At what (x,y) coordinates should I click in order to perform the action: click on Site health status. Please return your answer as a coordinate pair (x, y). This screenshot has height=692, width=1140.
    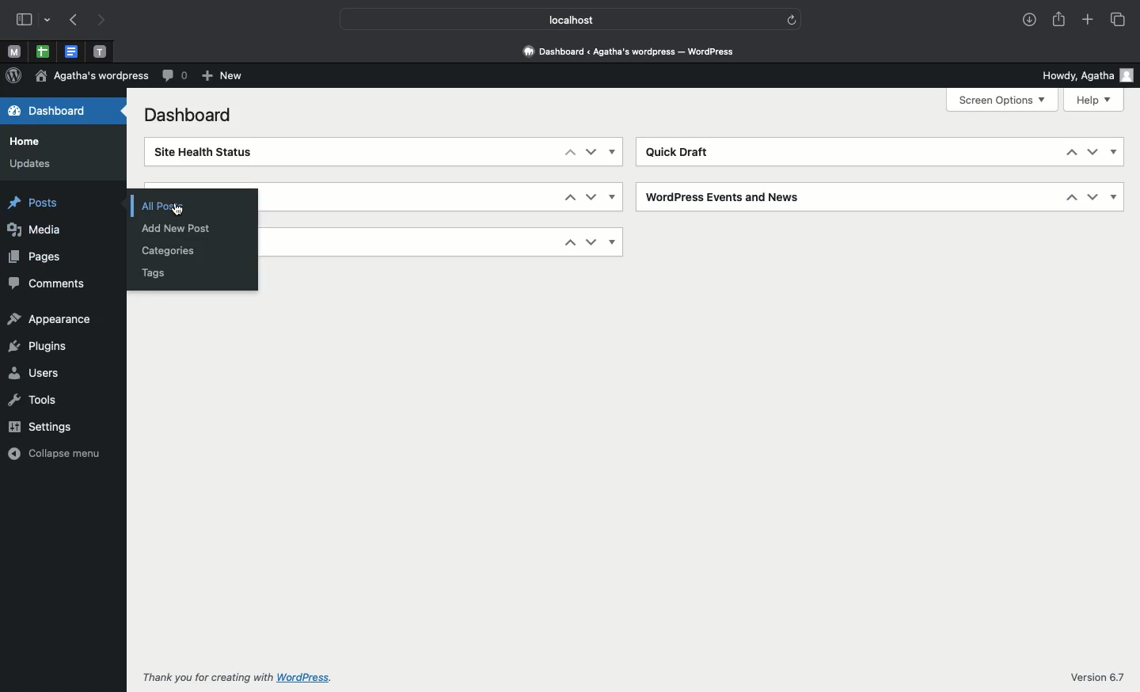
    Looking at the image, I should click on (200, 152).